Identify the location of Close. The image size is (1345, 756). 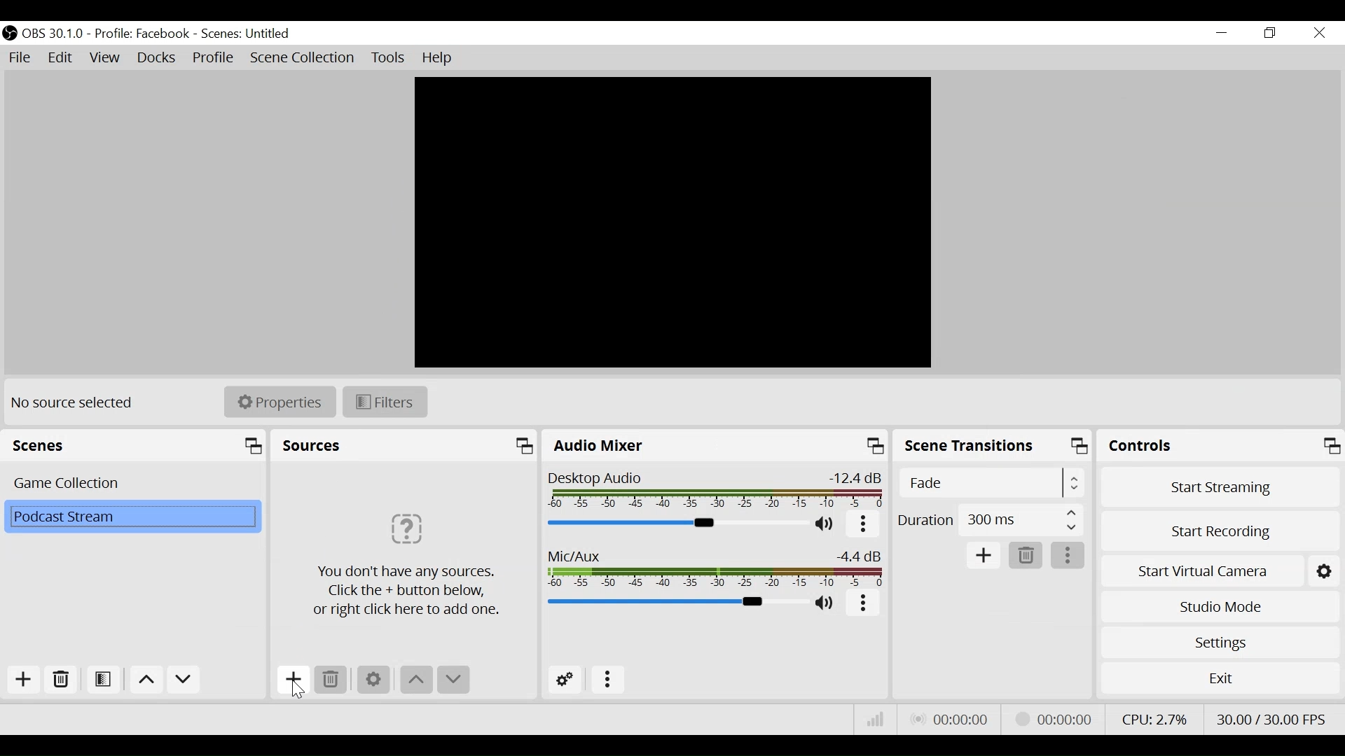
(1318, 34).